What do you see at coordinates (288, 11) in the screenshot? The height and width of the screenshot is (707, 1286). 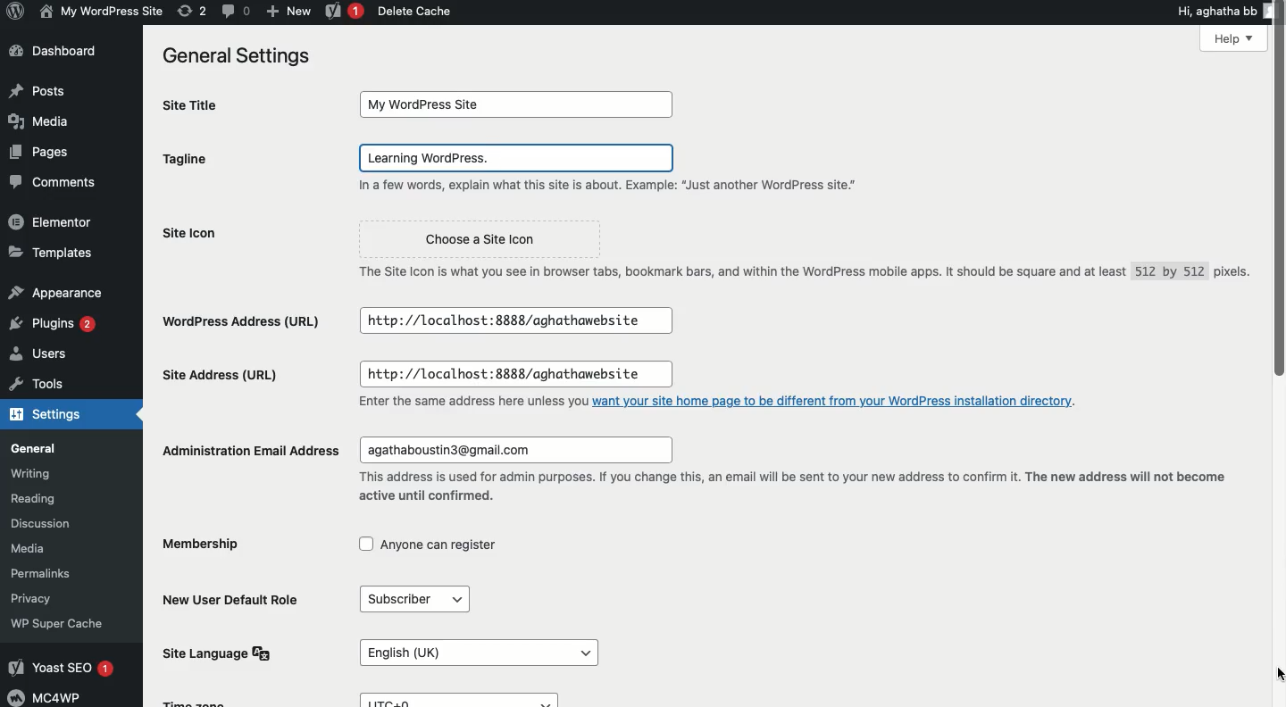 I see `New` at bounding box center [288, 11].